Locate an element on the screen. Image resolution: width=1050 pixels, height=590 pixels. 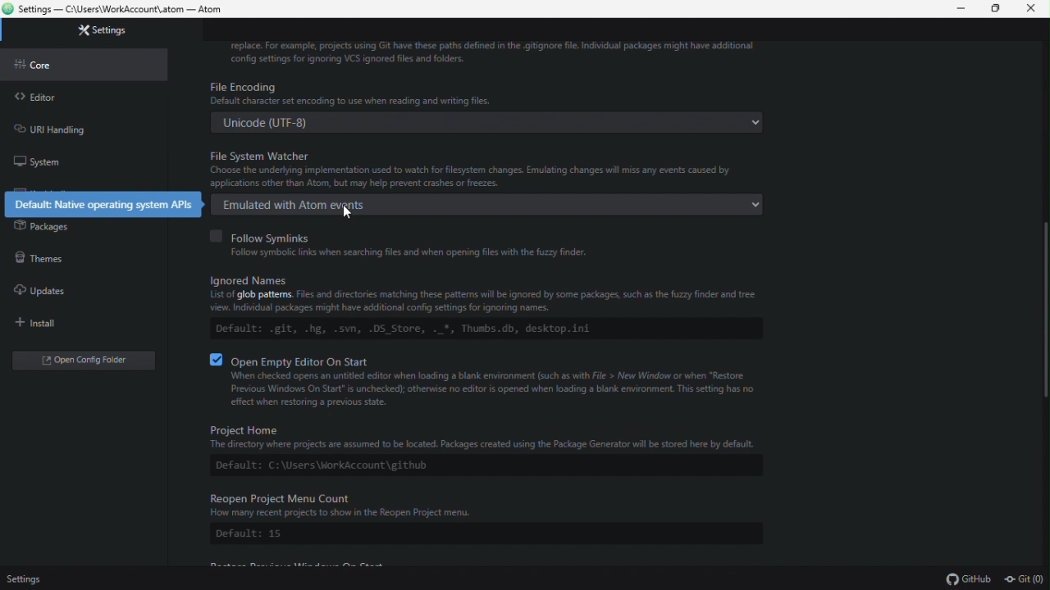
Ignored Names Files and directories matching these patterns will be ignored by some packages, such 35 the fuzzy finder and tree view. Individual packages might have additional config settings for ignoring names. is located at coordinates (473, 290).